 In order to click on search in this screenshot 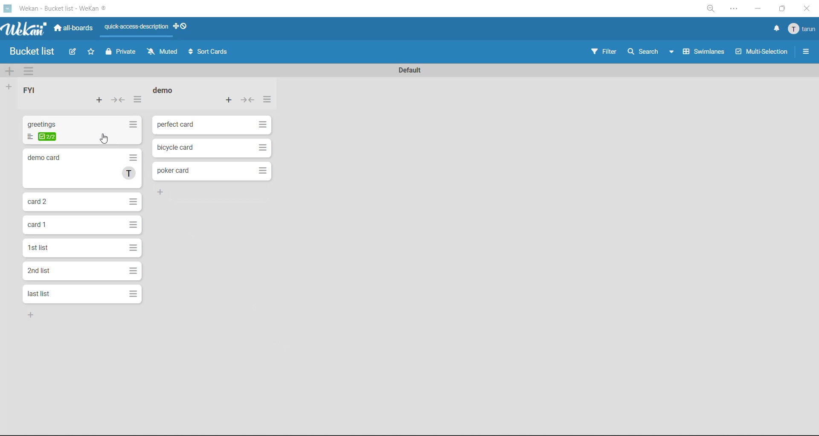, I will do `click(651, 52)`.